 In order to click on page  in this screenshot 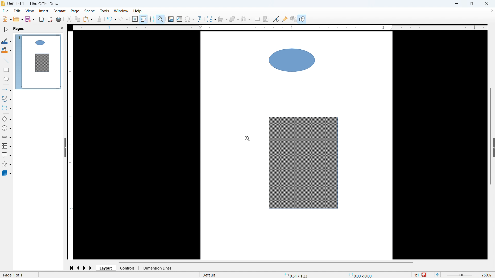, I will do `click(75, 11)`.